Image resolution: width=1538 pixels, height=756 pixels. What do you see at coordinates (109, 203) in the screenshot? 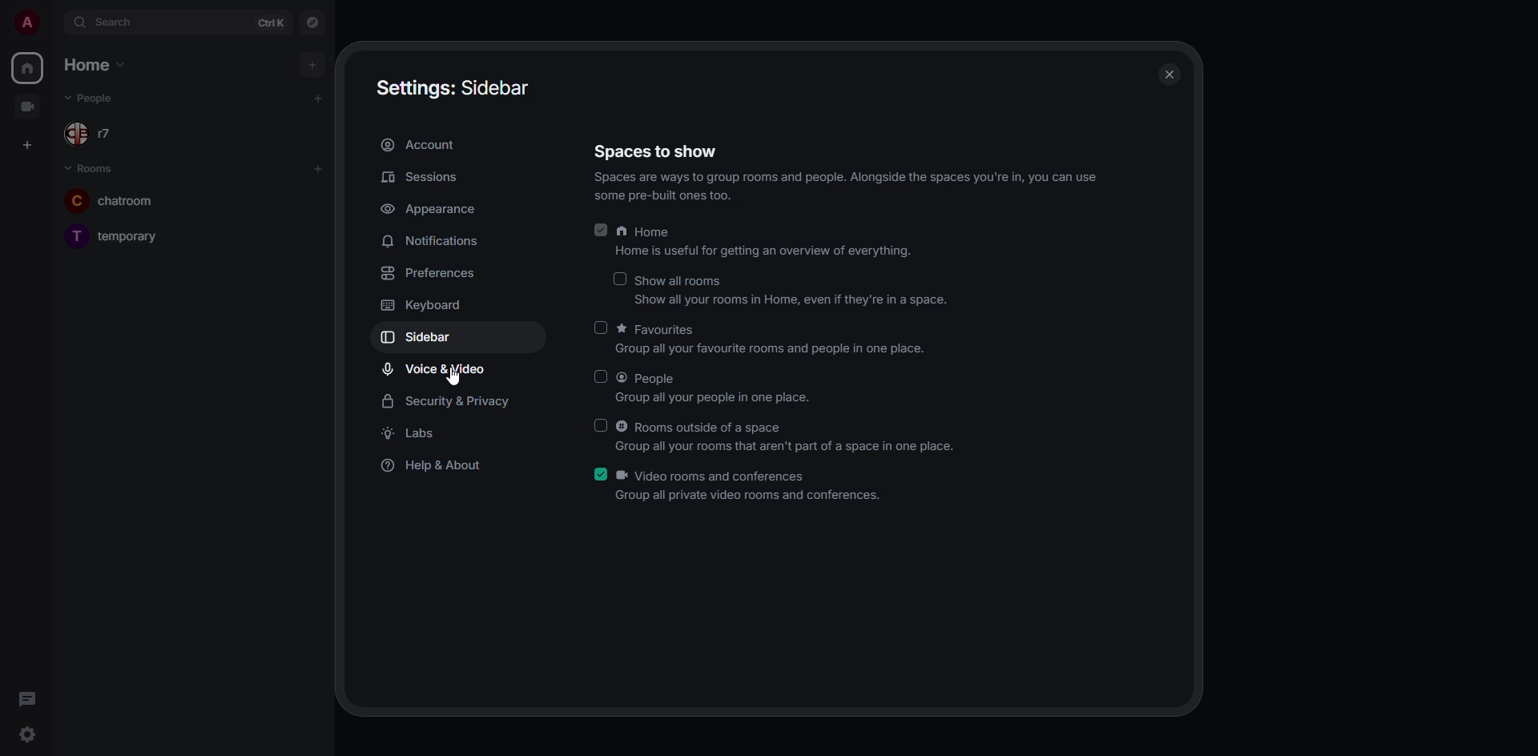
I see `room` at bounding box center [109, 203].